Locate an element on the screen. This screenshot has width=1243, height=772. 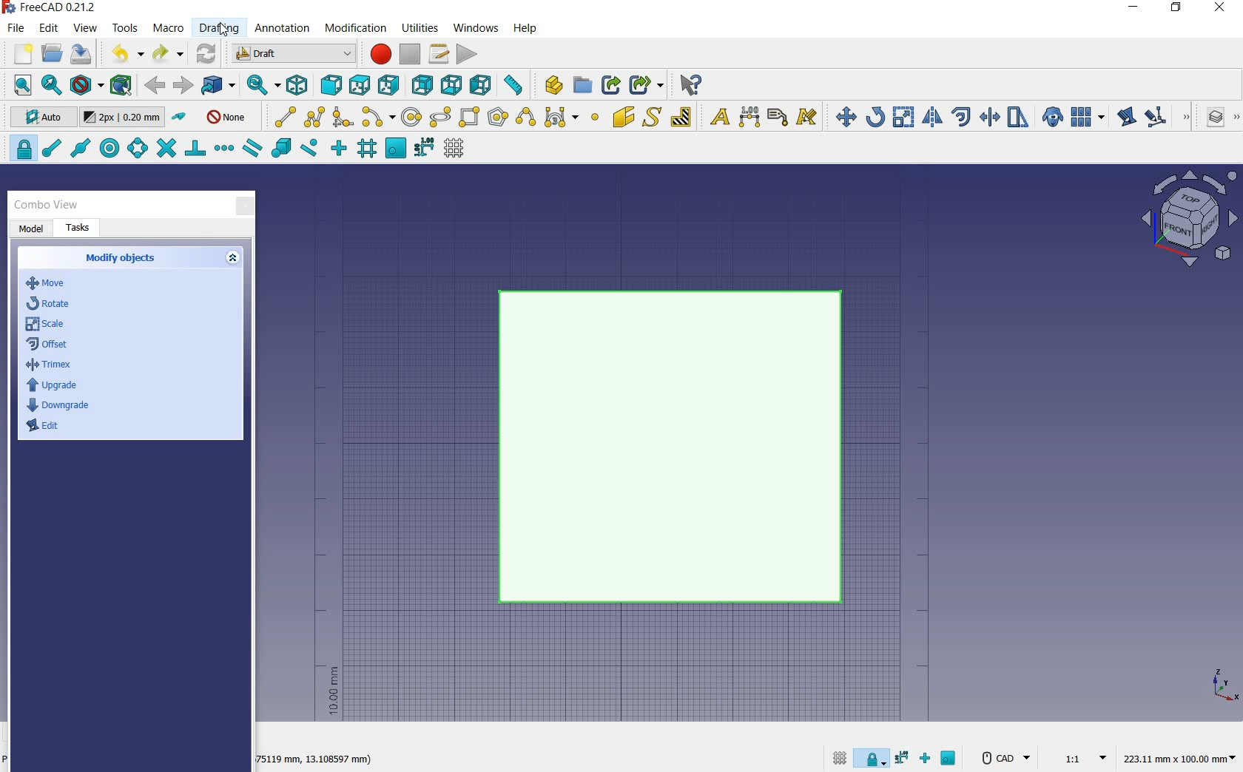
point is located at coordinates (594, 118).